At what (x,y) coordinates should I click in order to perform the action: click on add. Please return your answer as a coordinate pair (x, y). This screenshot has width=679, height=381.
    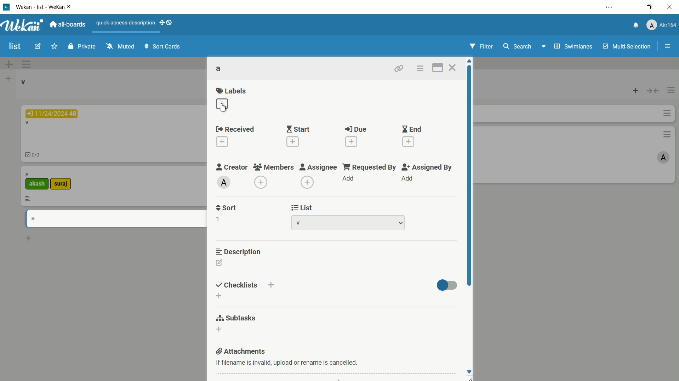
    Looking at the image, I should click on (636, 91).